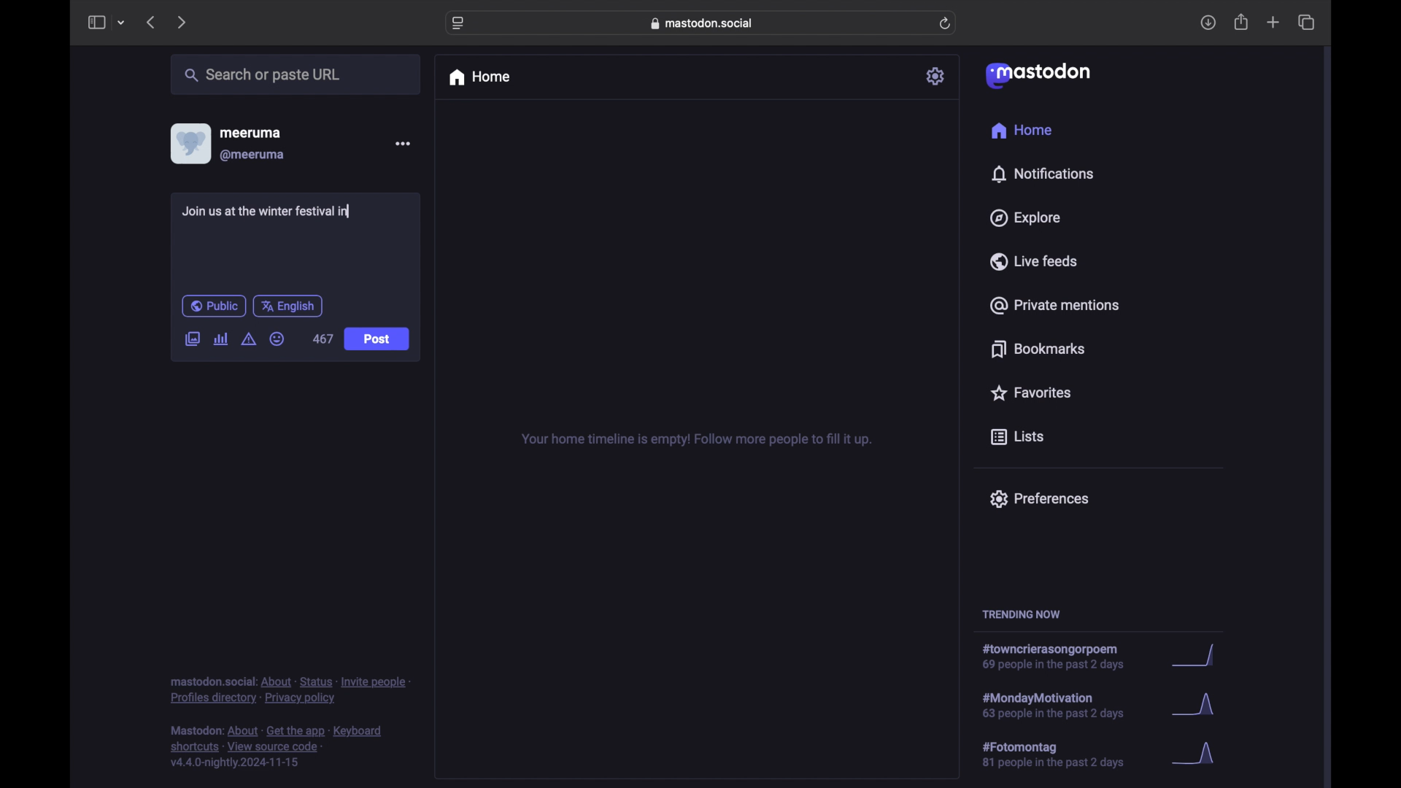 This screenshot has height=788, width=1401. I want to click on public, so click(213, 306).